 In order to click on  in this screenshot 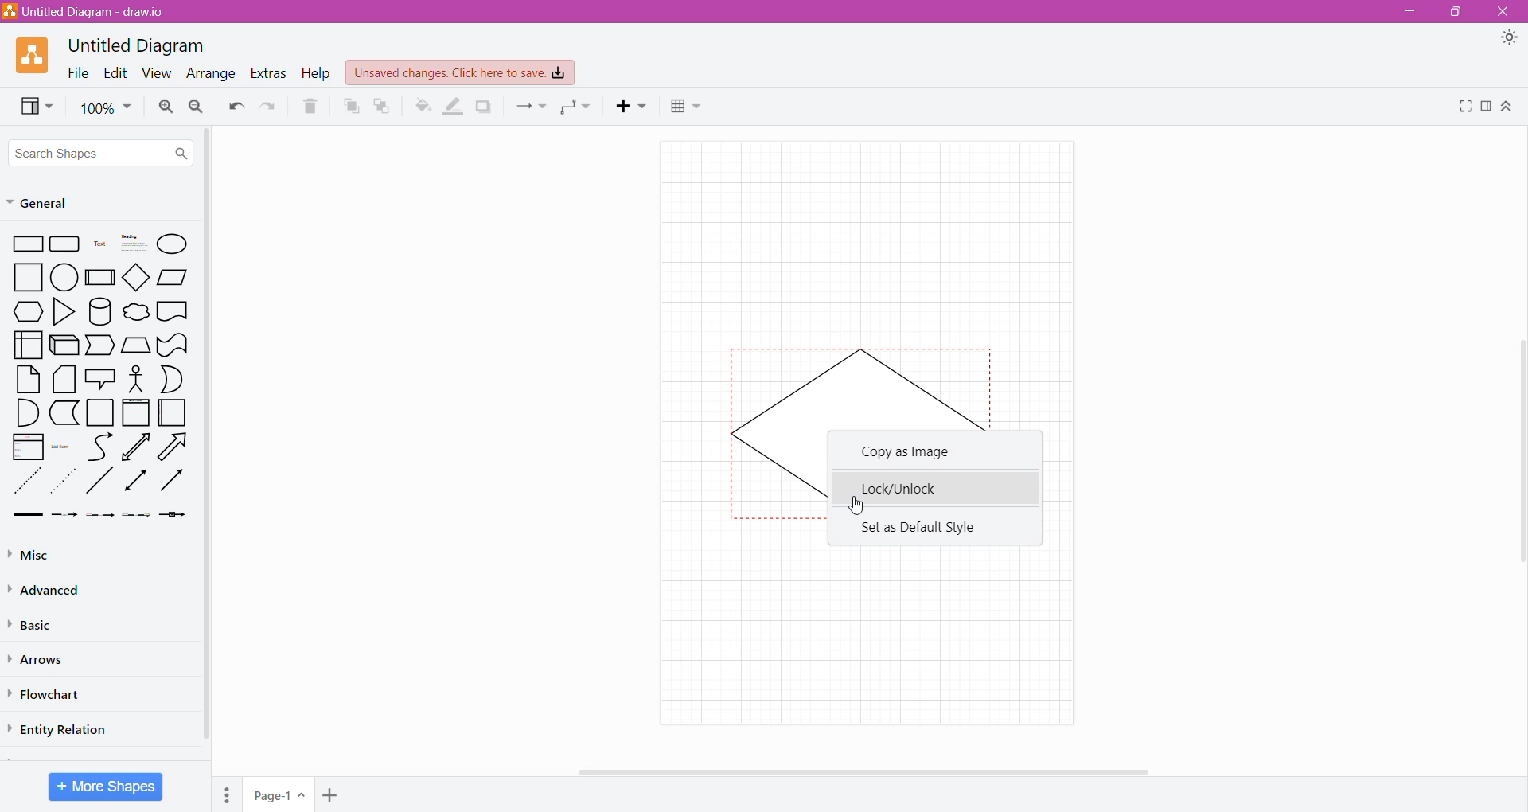, I will do `click(279, 795)`.